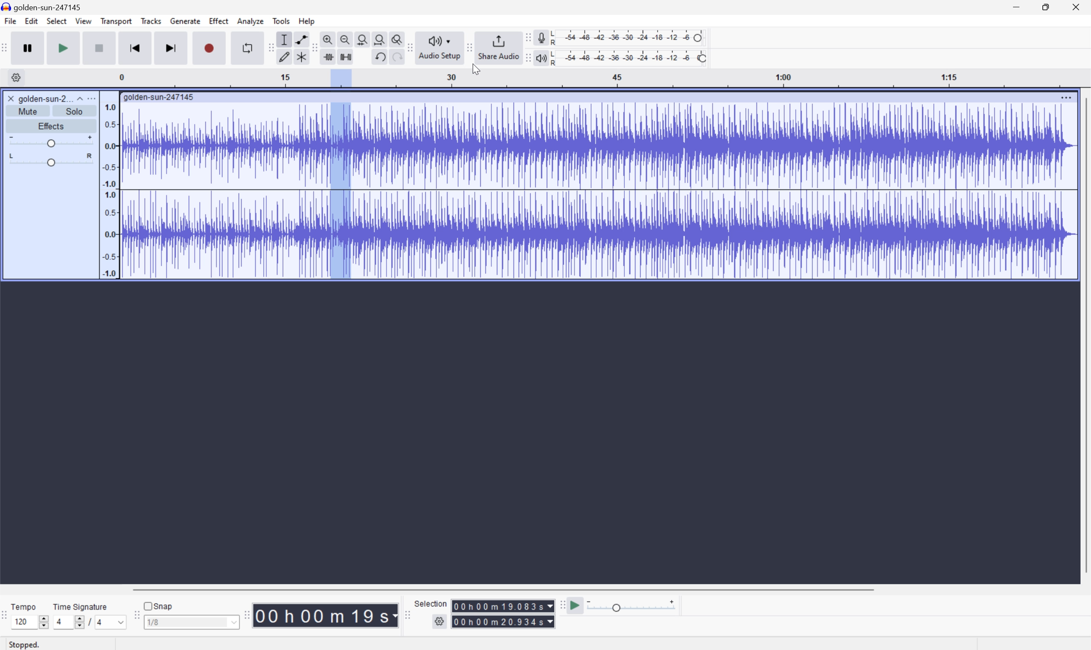 Image resolution: width=1091 pixels, height=650 pixels. I want to click on Scroll bar, so click(507, 589).